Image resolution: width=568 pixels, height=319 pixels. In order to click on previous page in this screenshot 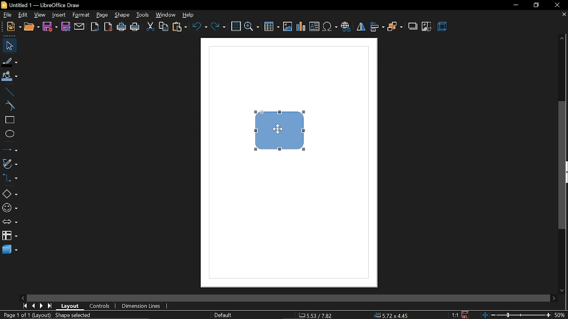, I will do `click(32, 306)`.